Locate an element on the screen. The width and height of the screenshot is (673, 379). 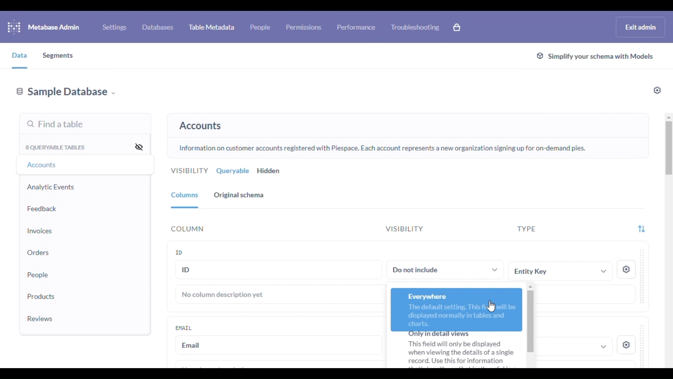
vertical scroll bar is located at coordinates (530, 320).